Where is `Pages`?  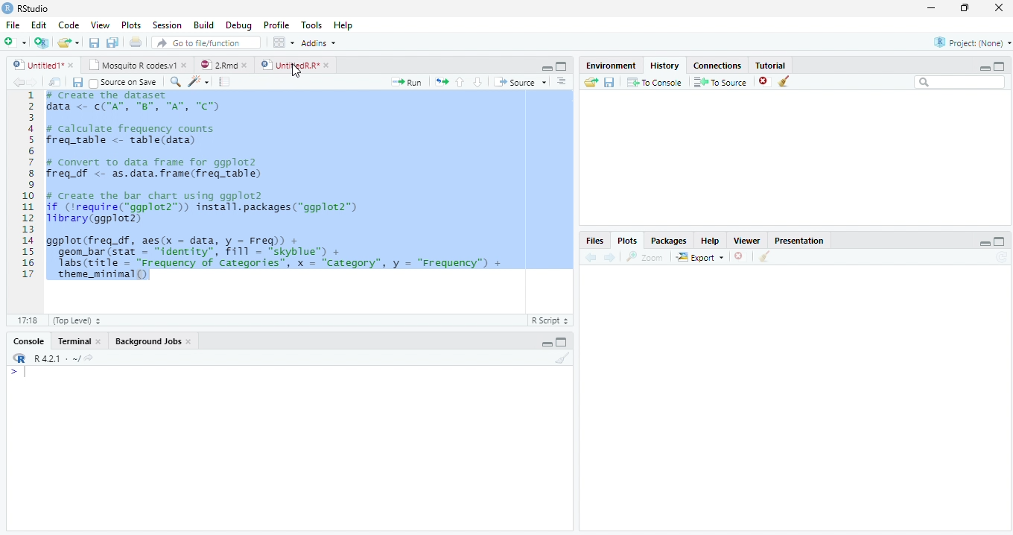
Pages is located at coordinates (224, 82).